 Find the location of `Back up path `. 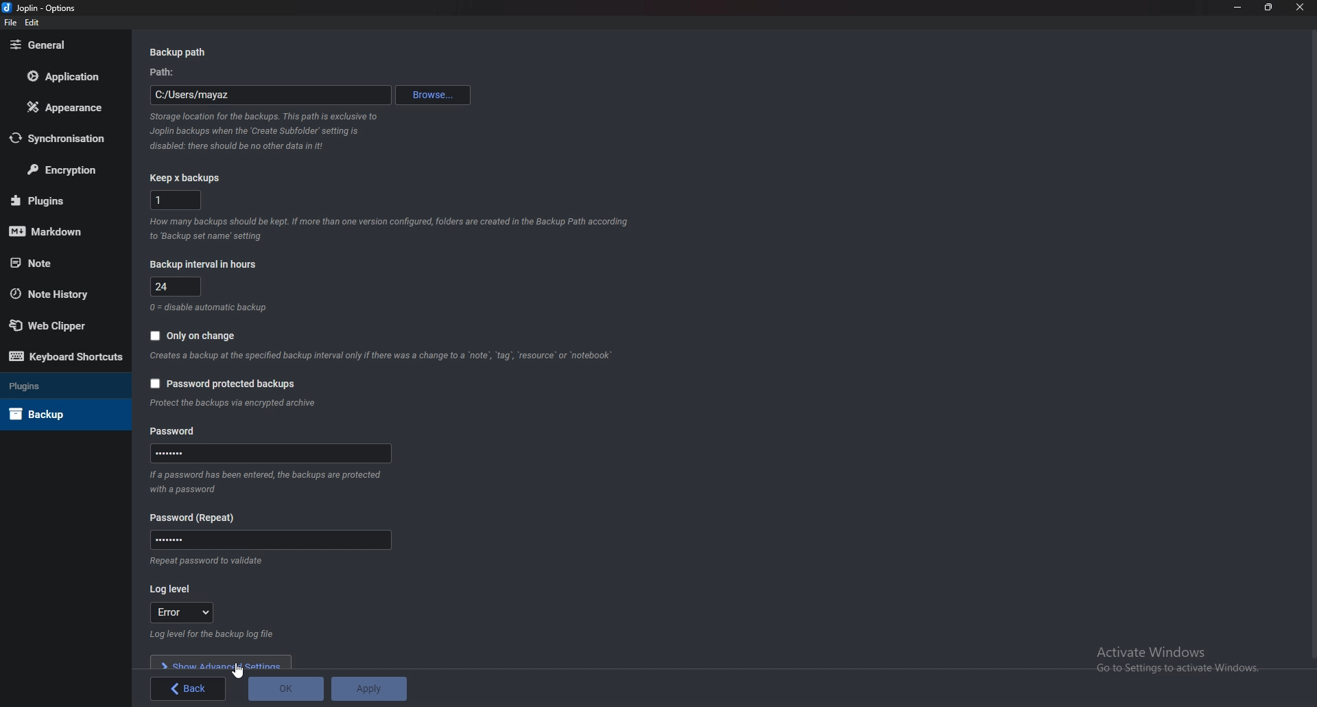

Back up path  is located at coordinates (180, 53).